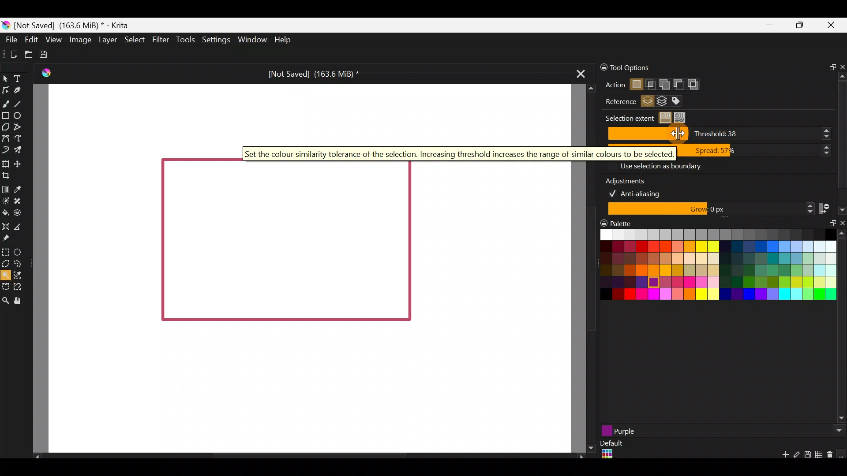 The height and width of the screenshot is (476, 847). Describe the element at coordinates (6, 190) in the screenshot. I see `Draw a gradient` at that location.